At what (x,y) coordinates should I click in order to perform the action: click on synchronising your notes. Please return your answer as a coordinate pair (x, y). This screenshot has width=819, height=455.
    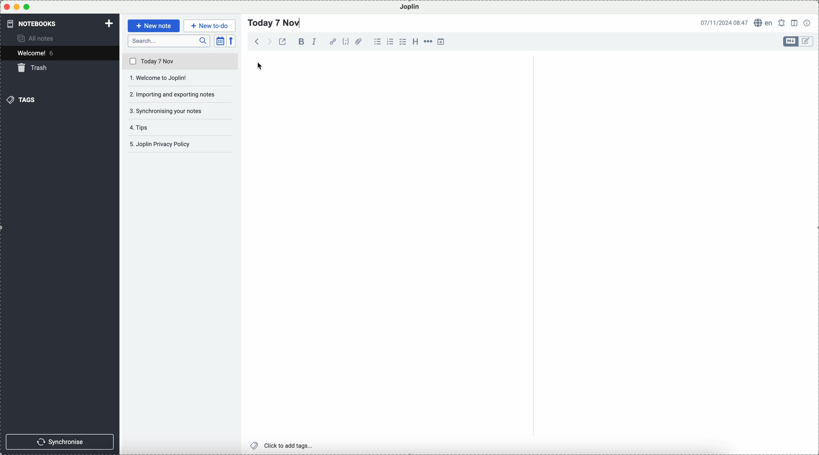
    Looking at the image, I should click on (181, 112).